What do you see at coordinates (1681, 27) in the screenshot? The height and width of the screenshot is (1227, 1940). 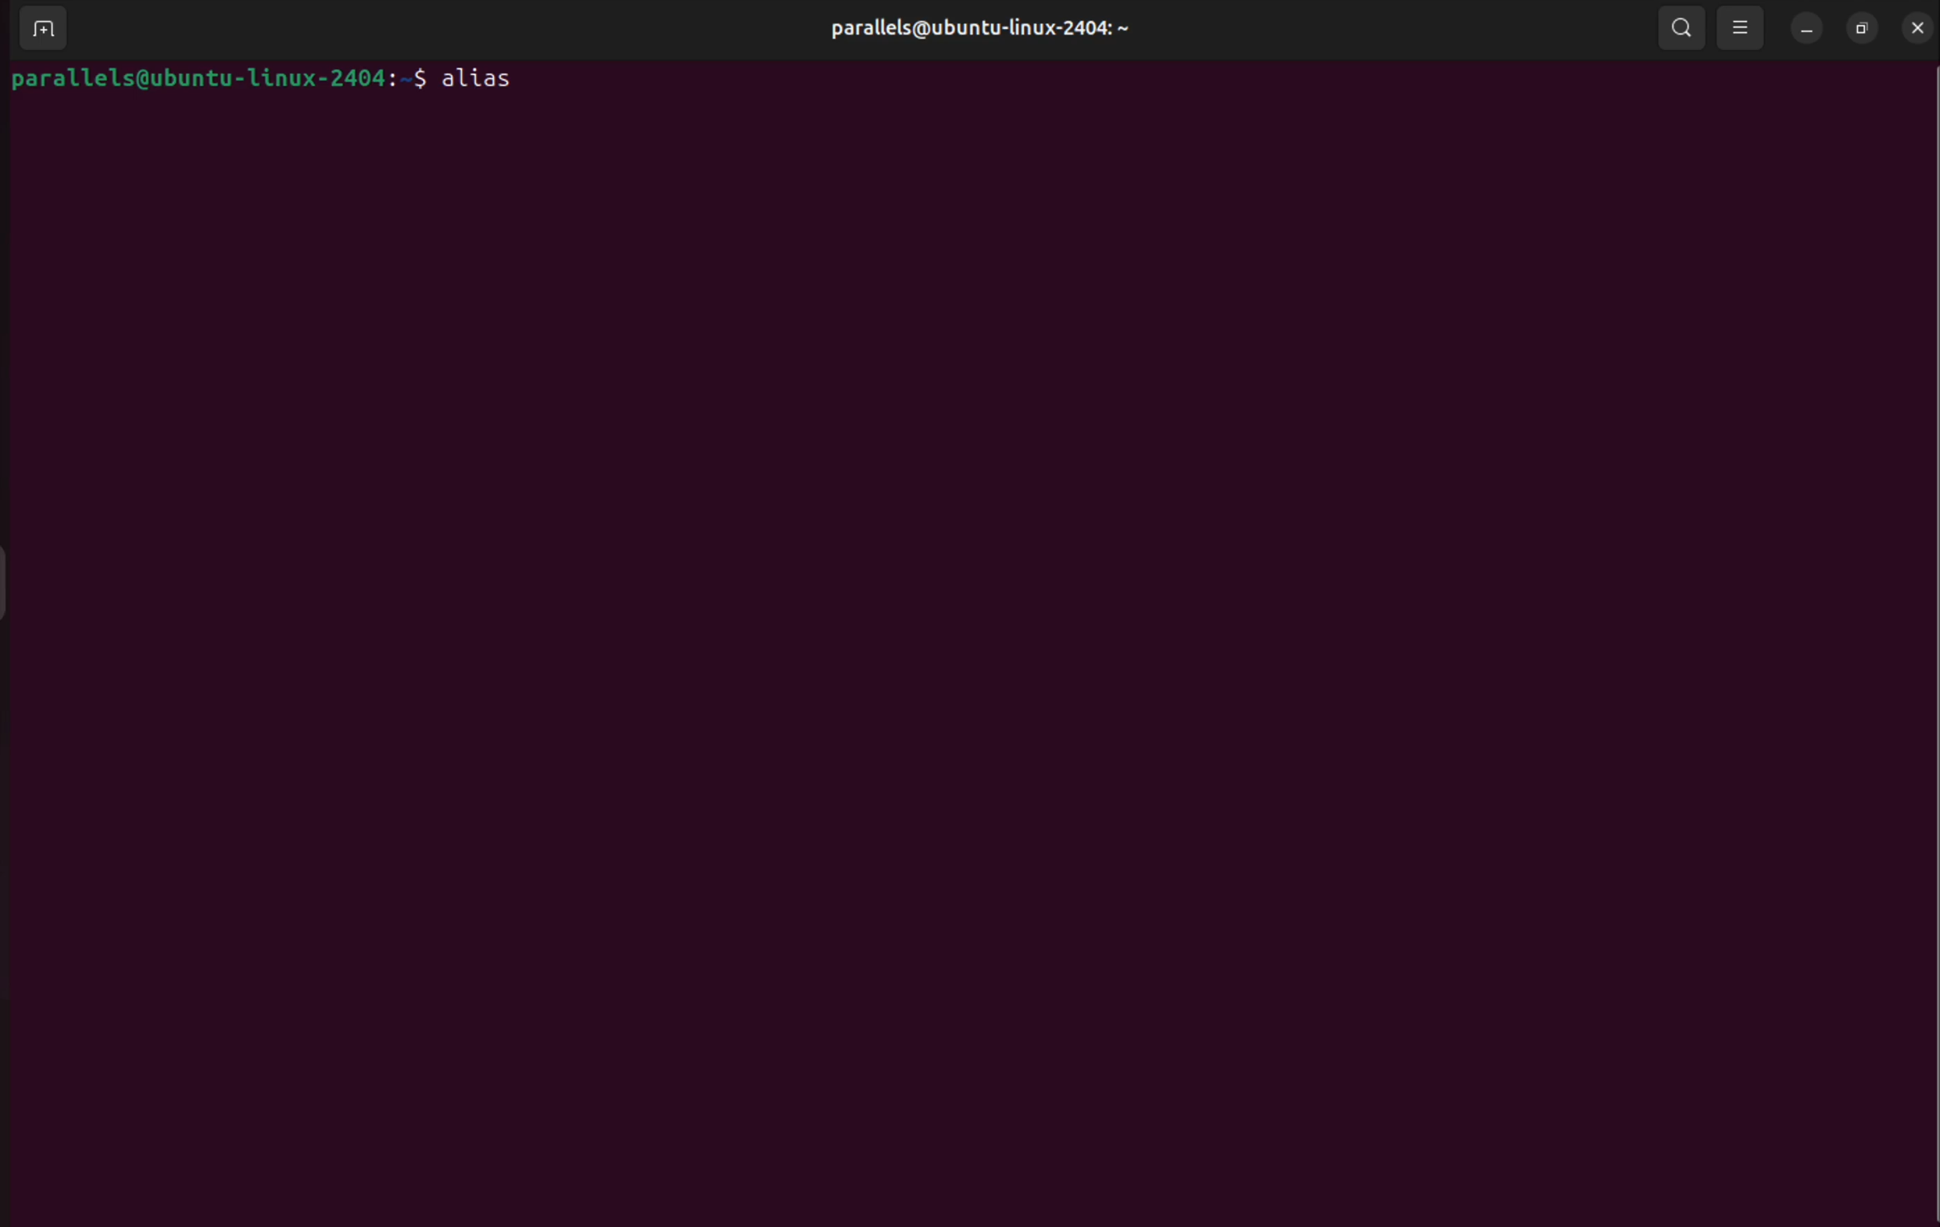 I see `search` at bounding box center [1681, 27].